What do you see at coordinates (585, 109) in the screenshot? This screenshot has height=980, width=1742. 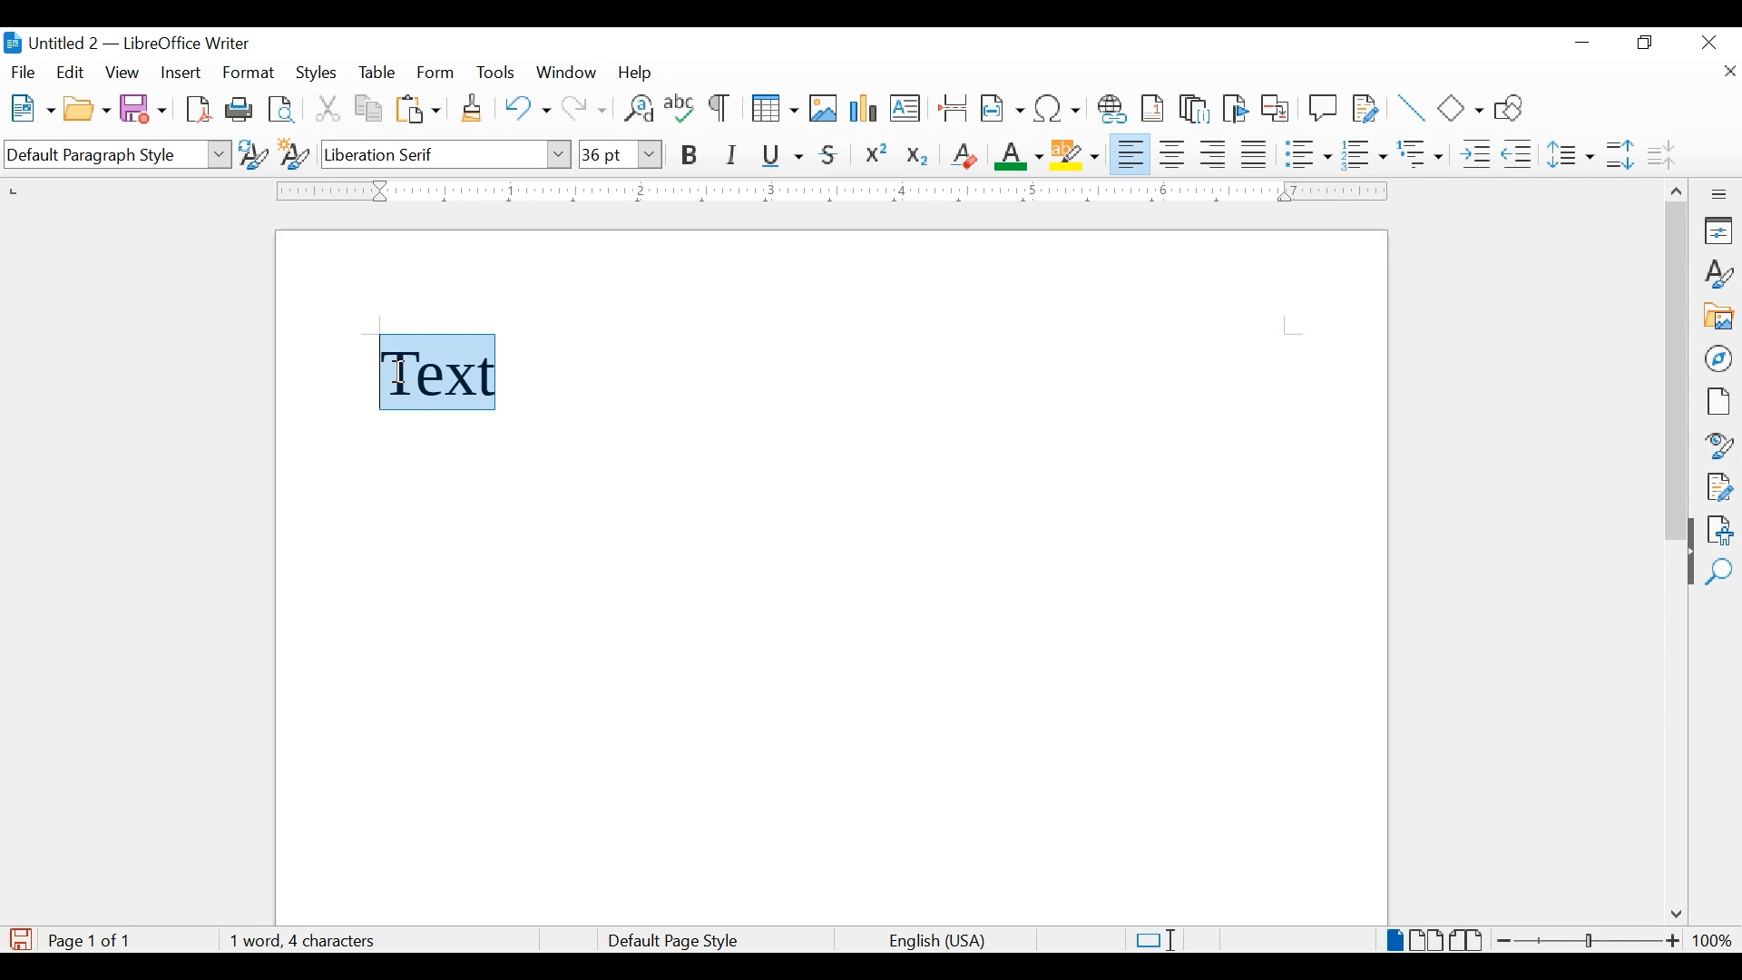 I see `redo` at bounding box center [585, 109].